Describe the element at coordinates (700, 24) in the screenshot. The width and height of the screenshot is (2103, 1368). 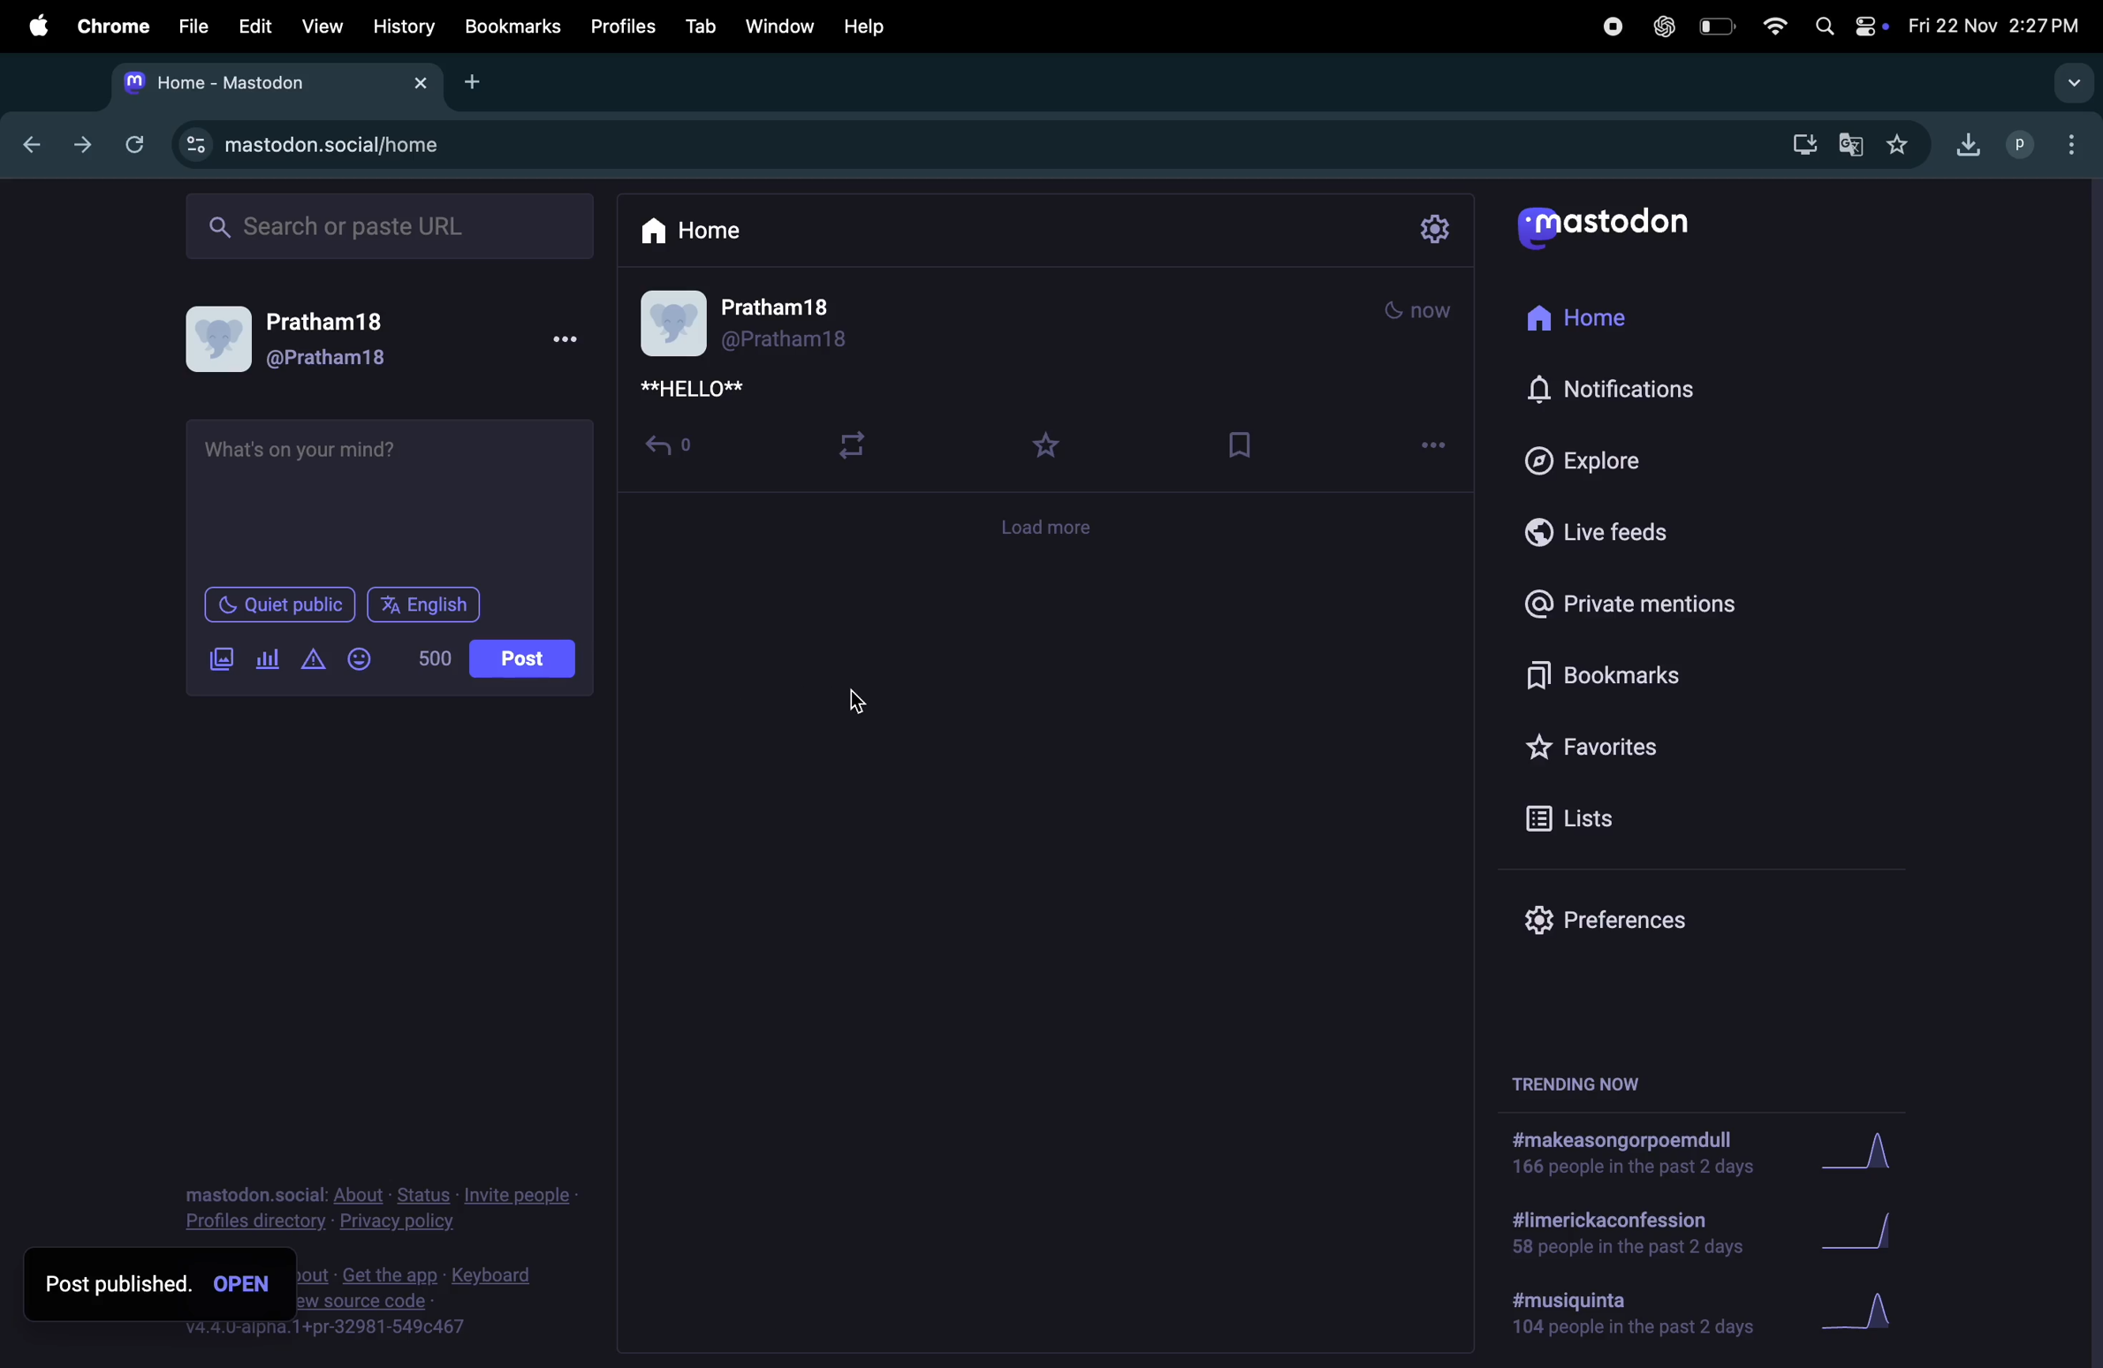
I see `tab` at that location.